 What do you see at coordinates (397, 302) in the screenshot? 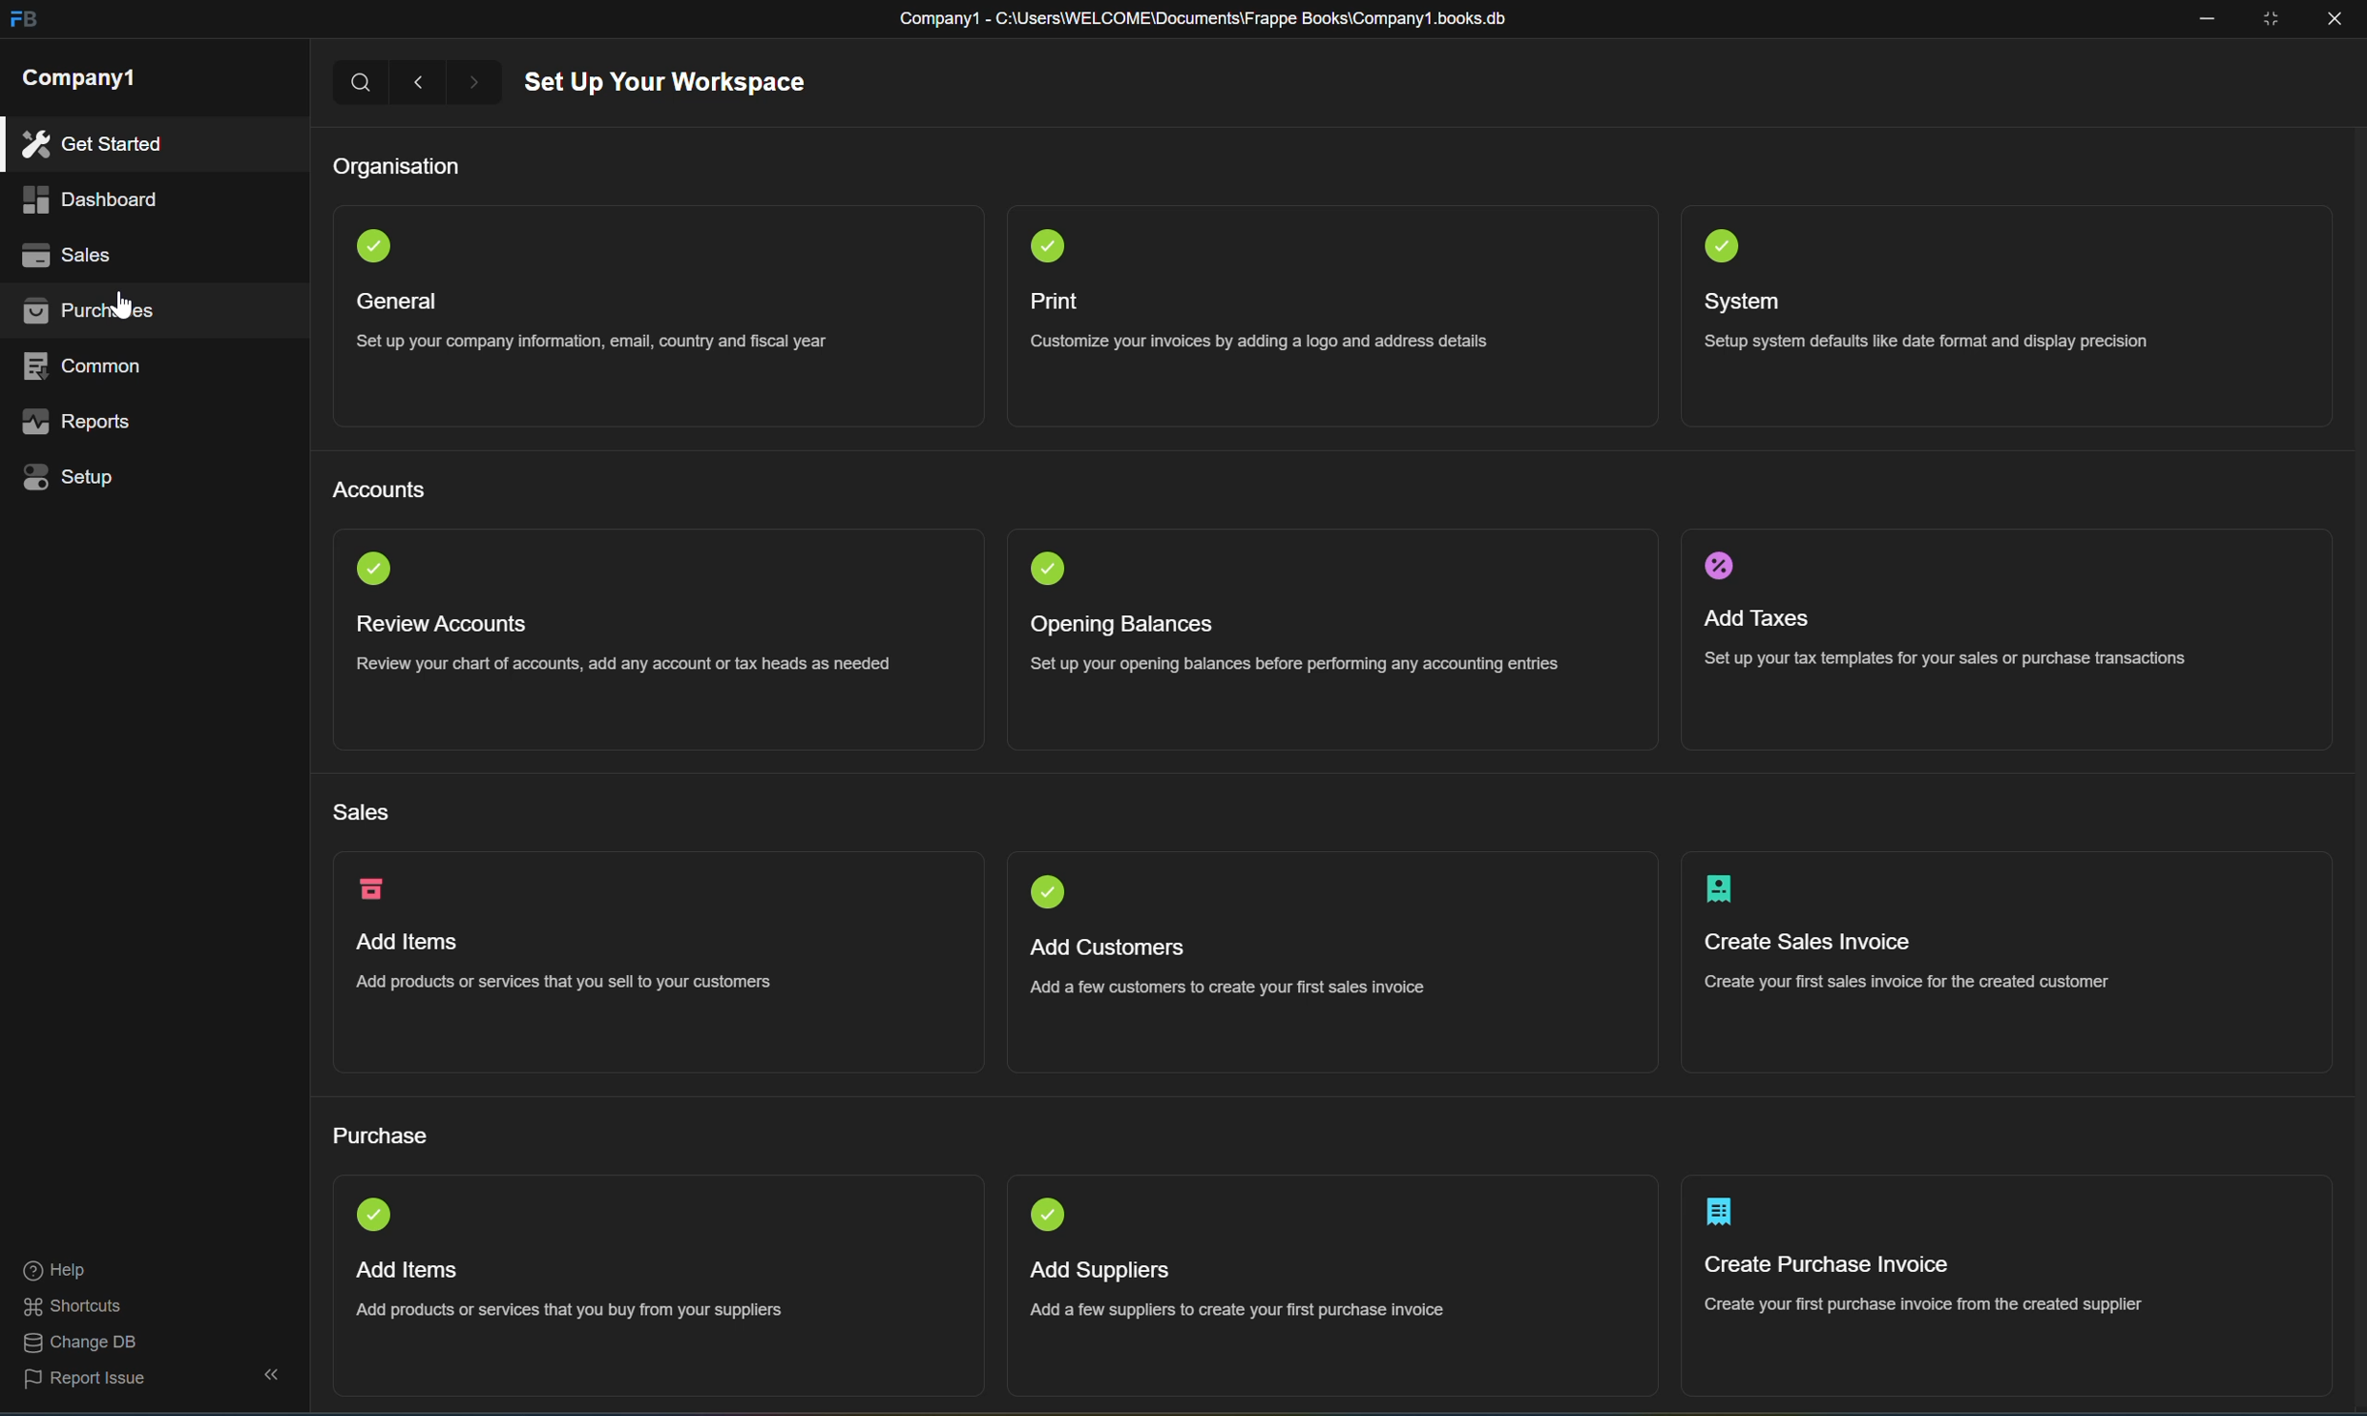
I see `general` at bounding box center [397, 302].